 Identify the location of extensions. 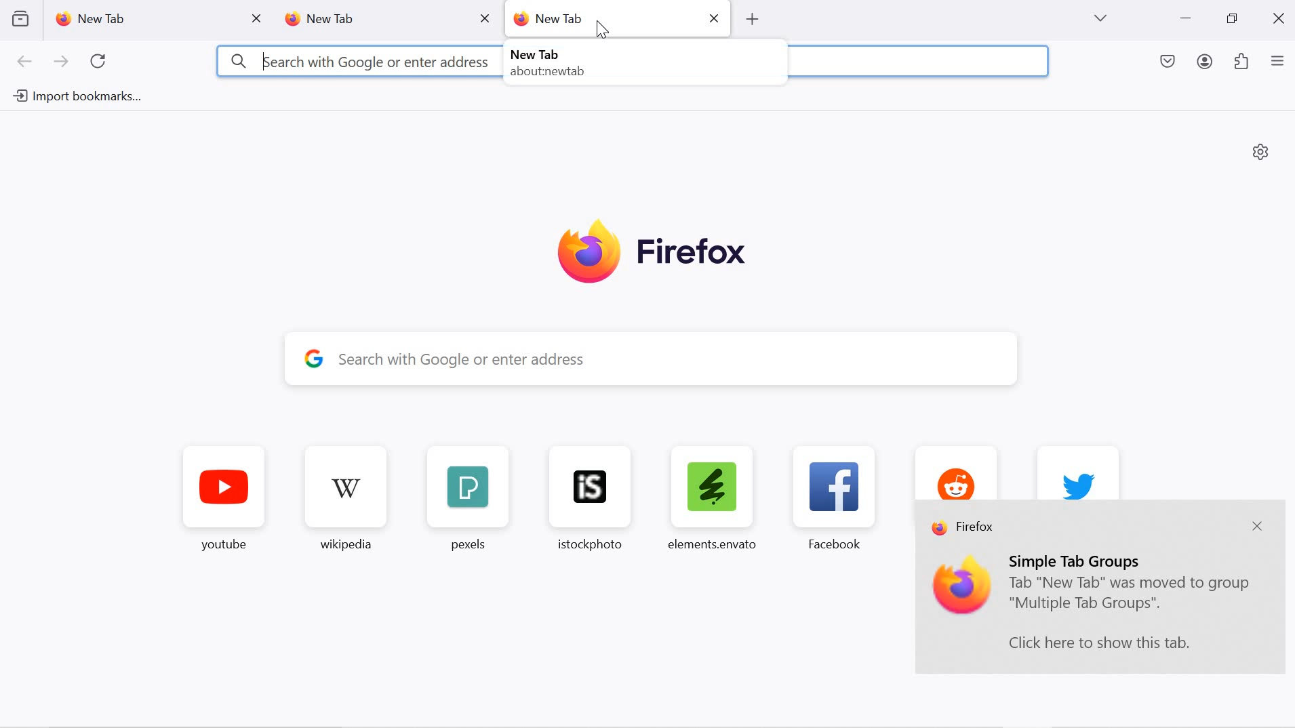
(1242, 63).